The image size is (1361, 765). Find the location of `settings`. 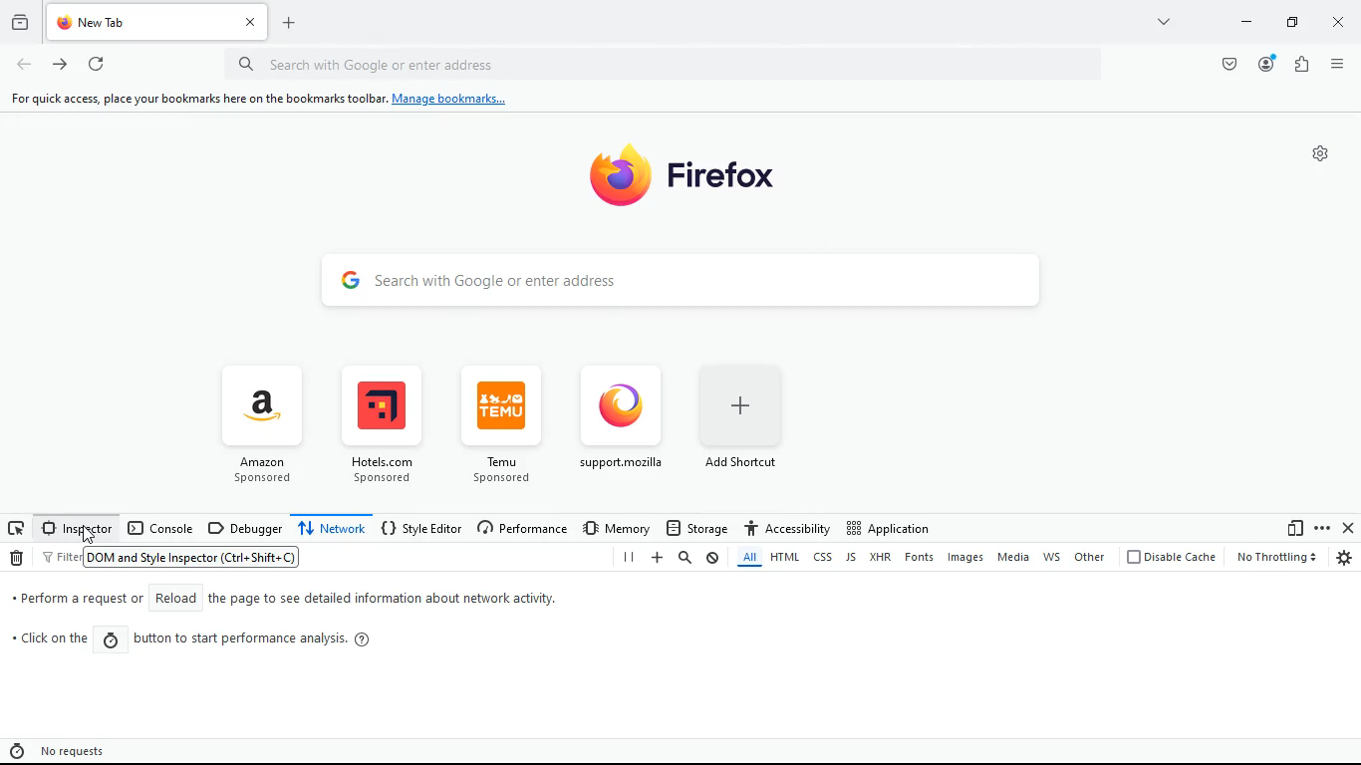

settings is located at coordinates (1345, 558).